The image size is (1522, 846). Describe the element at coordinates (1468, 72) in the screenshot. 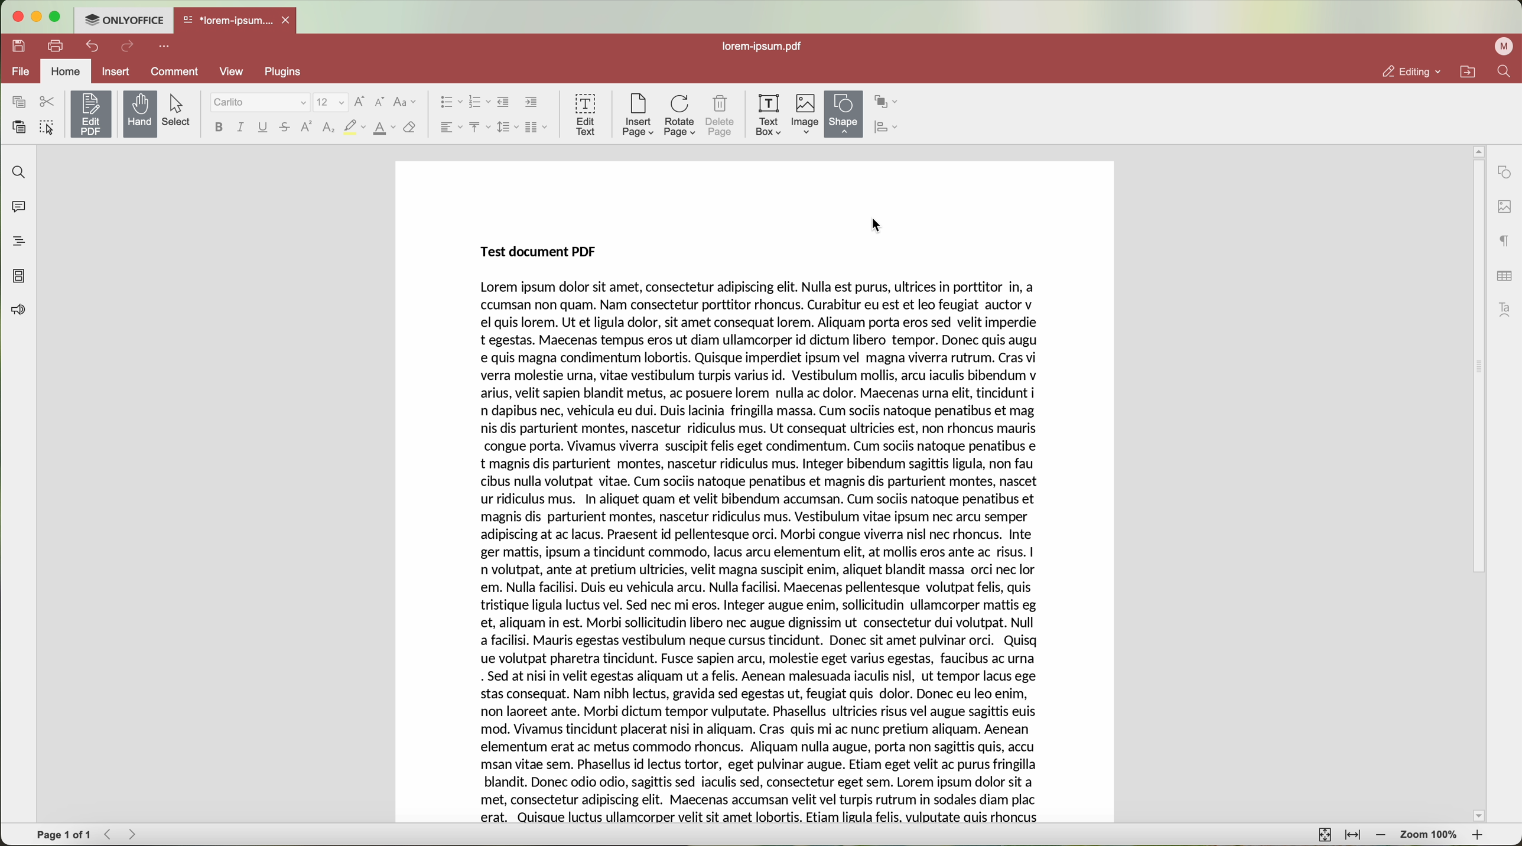

I see `open file location` at that location.